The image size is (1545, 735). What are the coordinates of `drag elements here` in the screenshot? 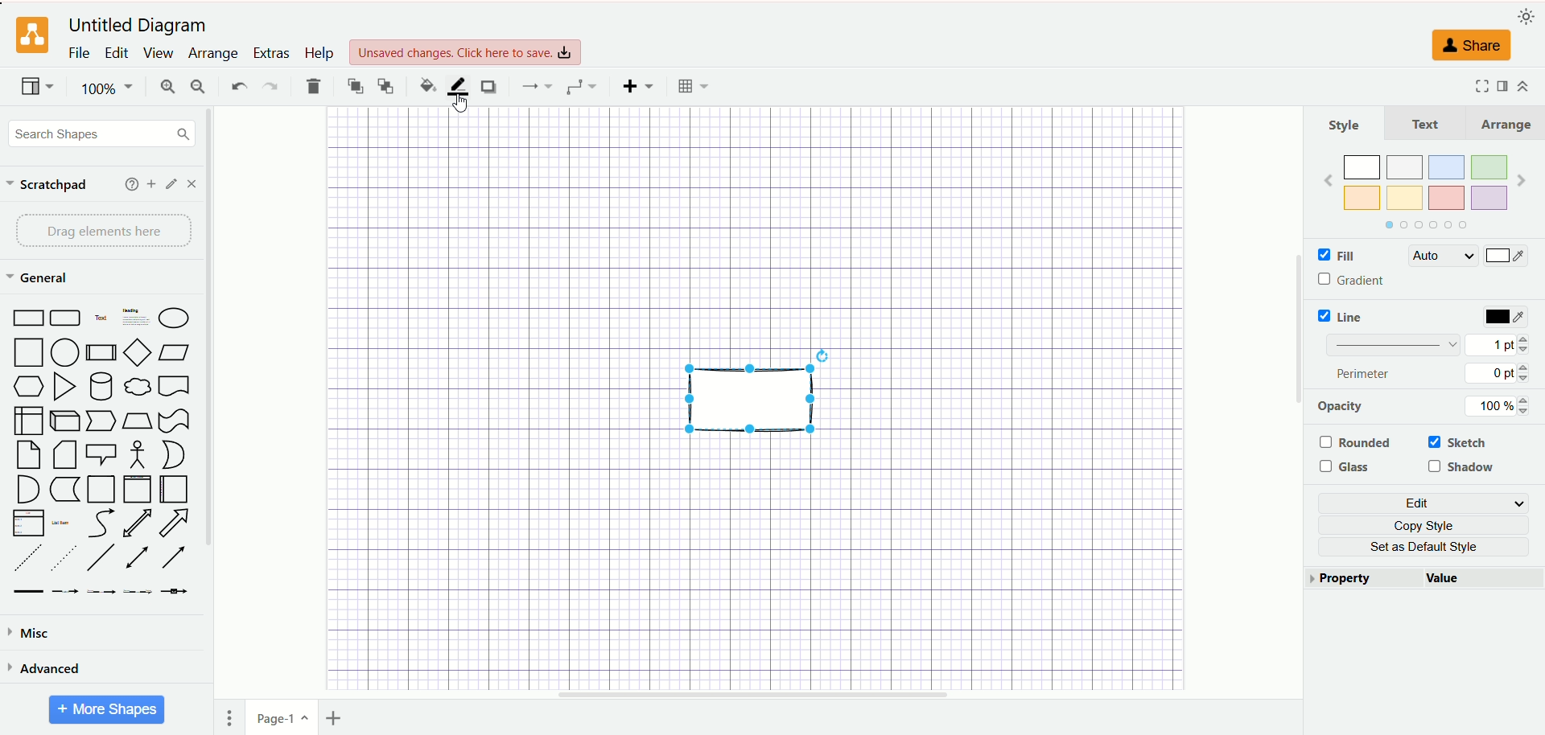 It's located at (103, 232).